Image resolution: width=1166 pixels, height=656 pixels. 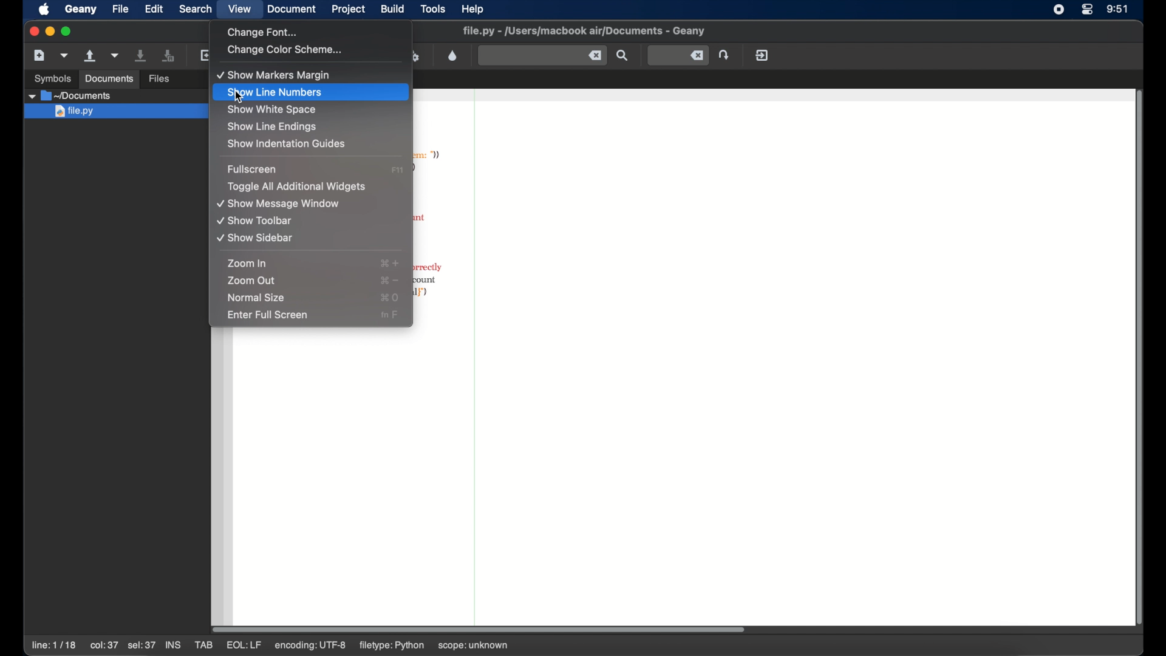 I want to click on enter full screen, so click(x=267, y=315).